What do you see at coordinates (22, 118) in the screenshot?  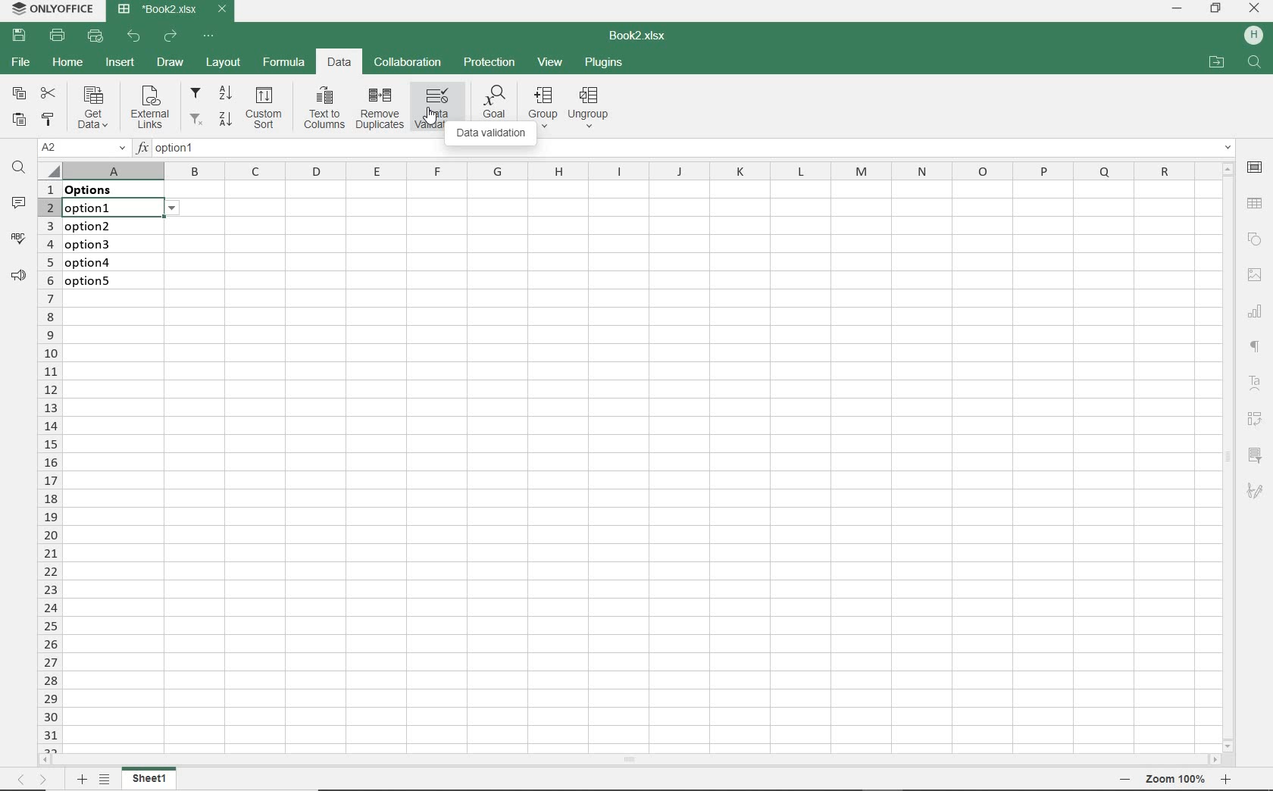 I see `PASTE` at bounding box center [22, 118].